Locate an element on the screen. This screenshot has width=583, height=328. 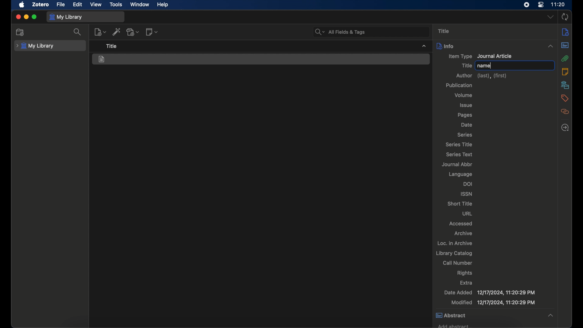
dropdown is located at coordinates (424, 46).